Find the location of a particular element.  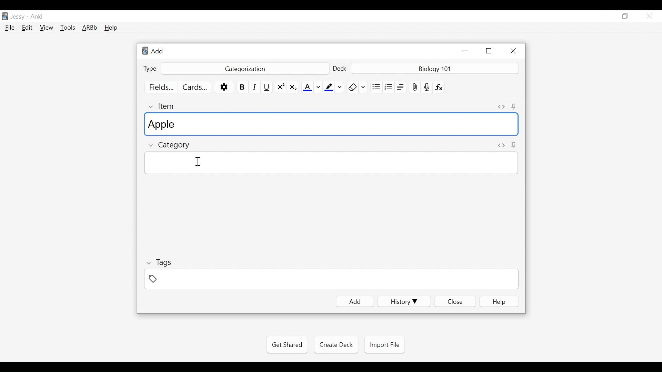

Toggle HTML Editor is located at coordinates (502, 107).